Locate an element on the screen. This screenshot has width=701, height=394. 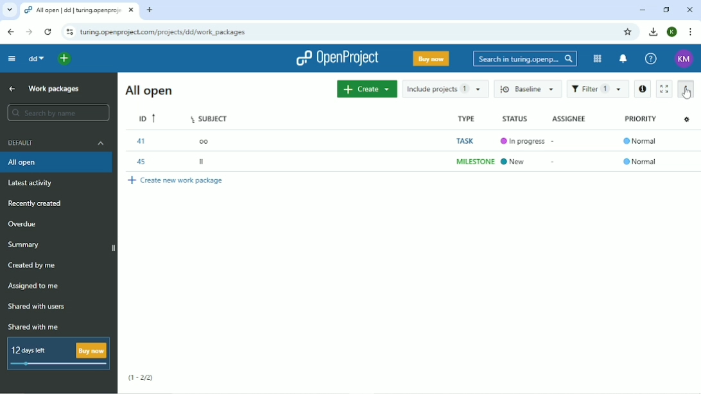
Activate zen mode is located at coordinates (663, 89).